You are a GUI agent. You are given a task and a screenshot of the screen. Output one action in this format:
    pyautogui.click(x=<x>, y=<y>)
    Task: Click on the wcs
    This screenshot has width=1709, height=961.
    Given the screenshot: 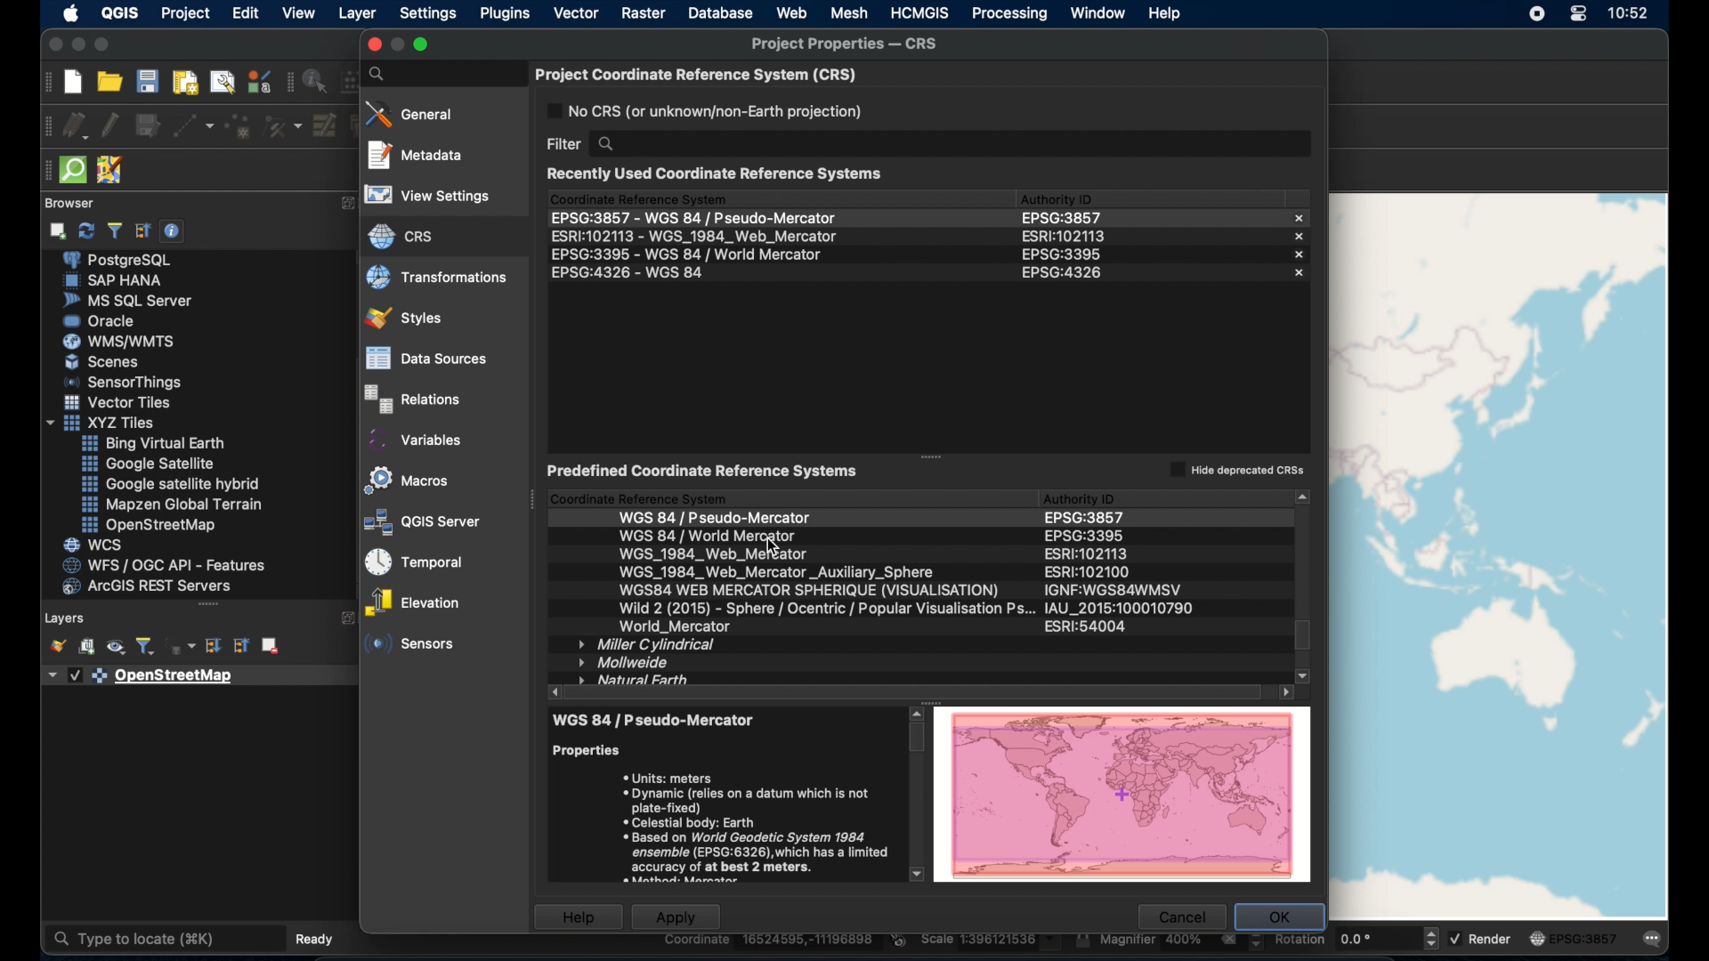 What is the action you would take?
    pyautogui.click(x=95, y=544)
    